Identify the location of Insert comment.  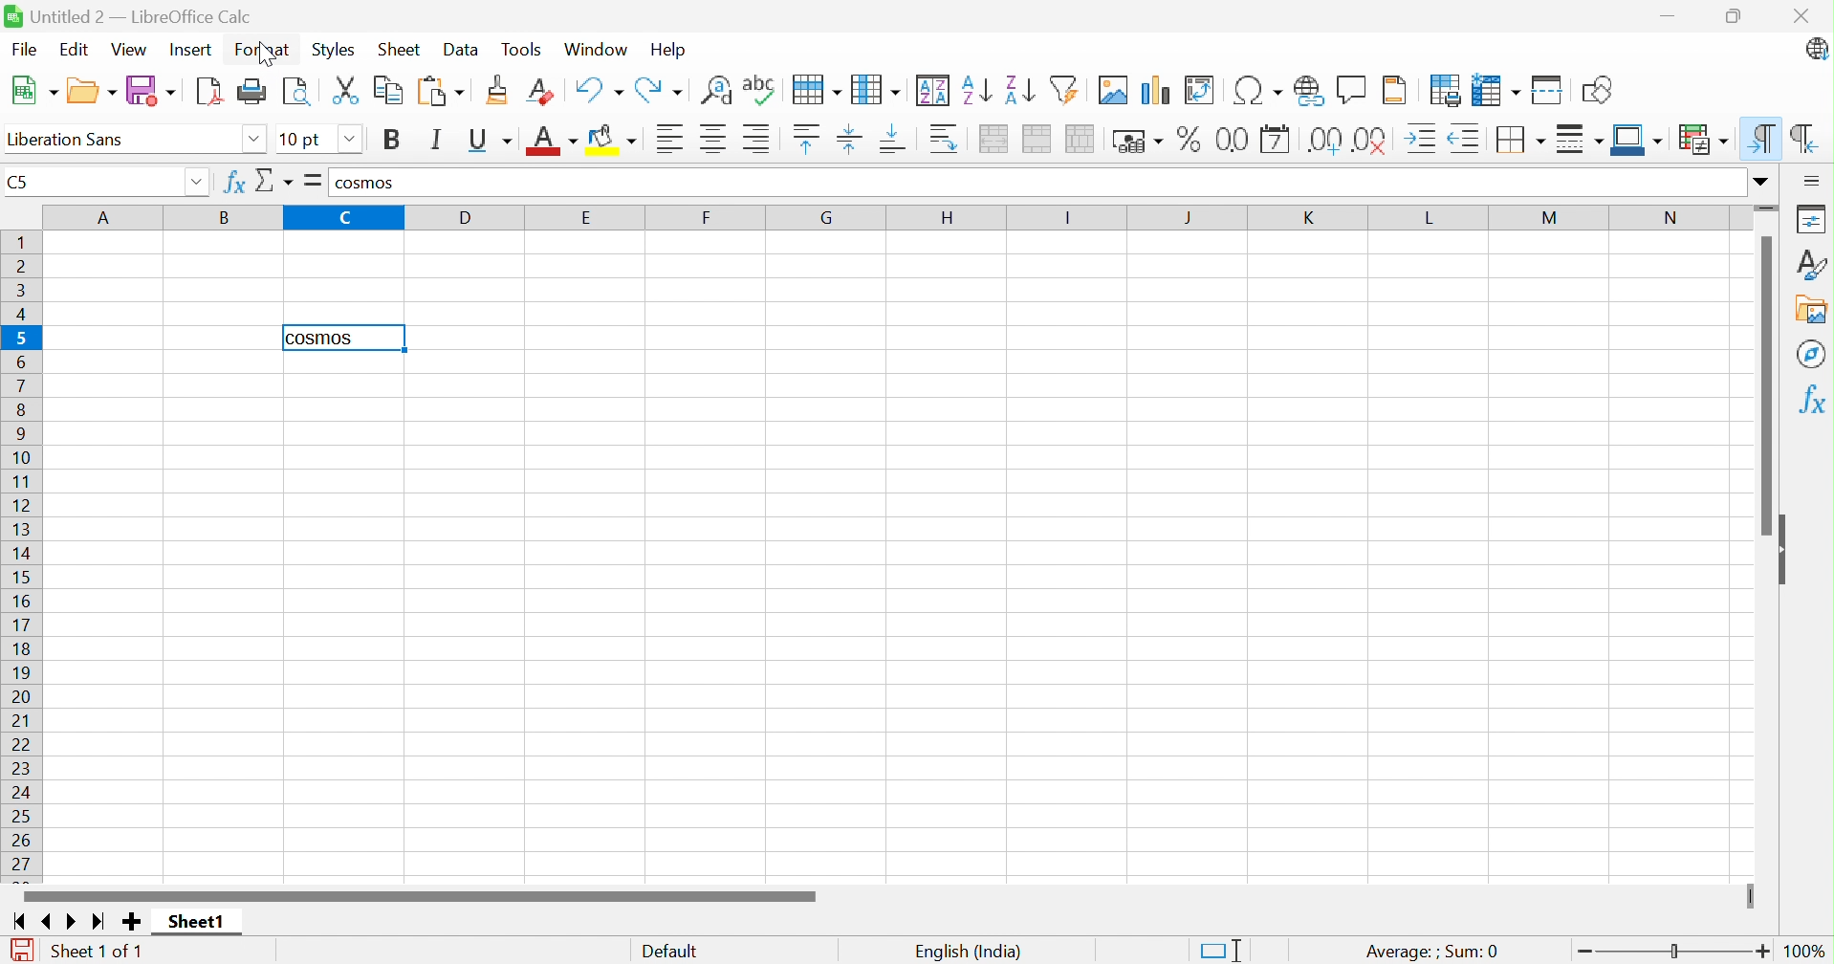
(1353, 88).